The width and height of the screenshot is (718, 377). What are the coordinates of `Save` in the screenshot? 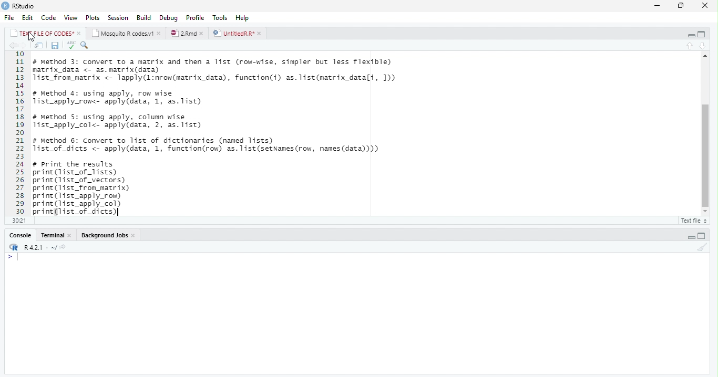 It's located at (54, 46).